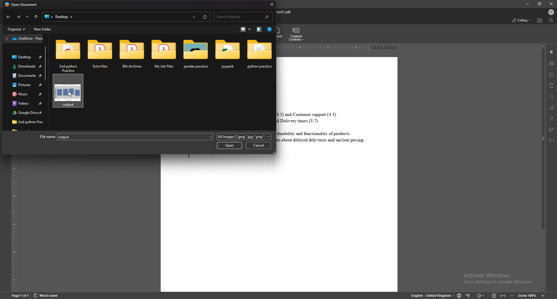 Image resolution: width=557 pixels, height=299 pixels. I want to click on text box, so click(551, 141).